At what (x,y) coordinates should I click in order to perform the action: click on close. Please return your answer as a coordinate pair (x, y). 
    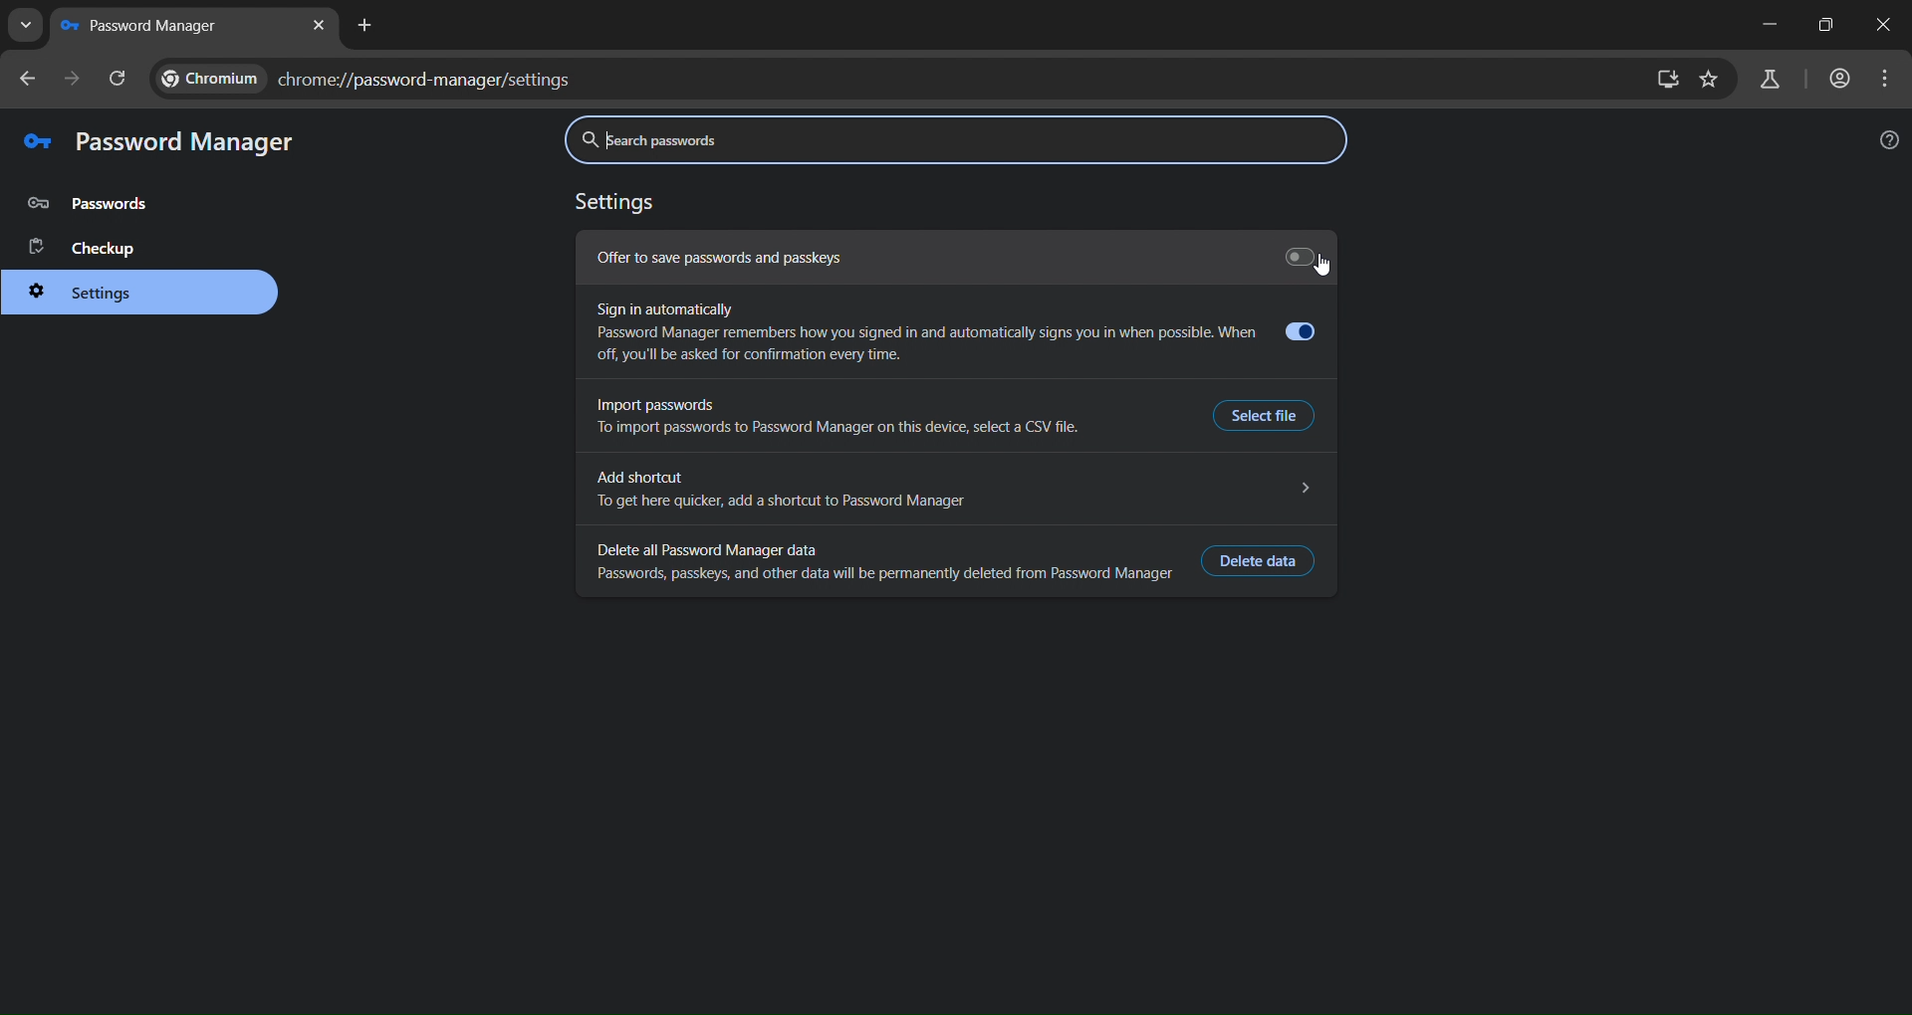
    Looking at the image, I should click on (1882, 23).